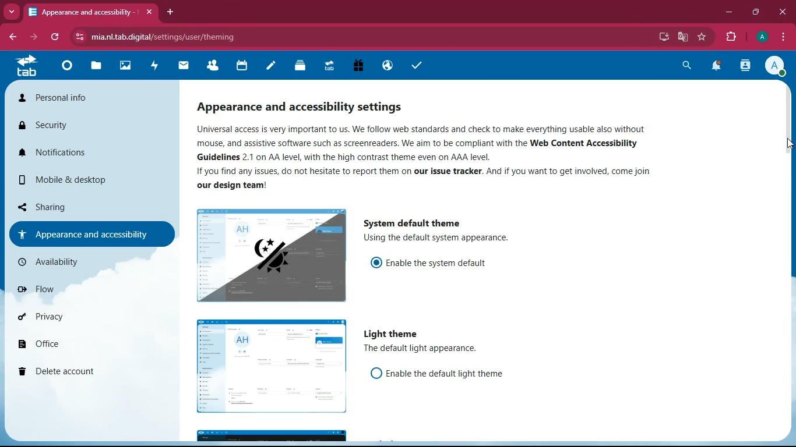 The height and width of the screenshot is (447, 796). Describe the element at coordinates (80, 346) in the screenshot. I see `office` at that location.